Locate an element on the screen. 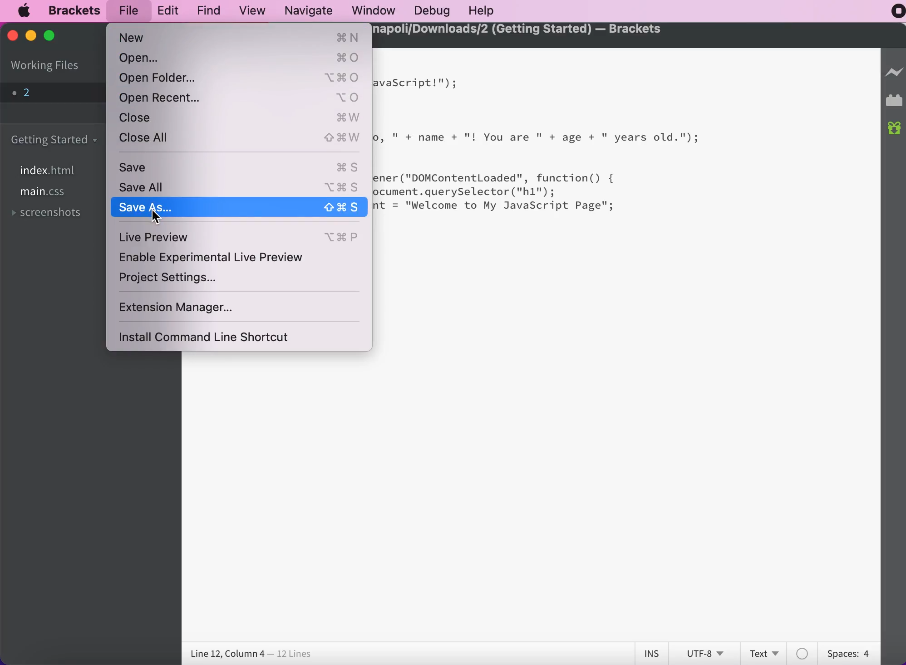  live preview is located at coordinates (894, 77).